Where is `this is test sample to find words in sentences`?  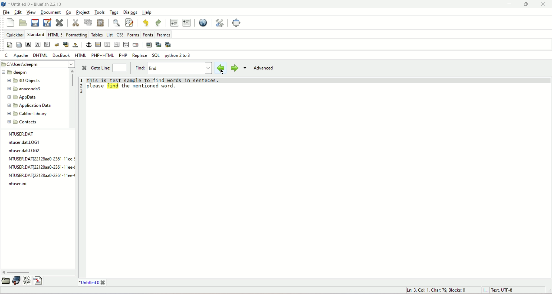 this is test sample to find words in sentences is located at coordinates (155, 79).